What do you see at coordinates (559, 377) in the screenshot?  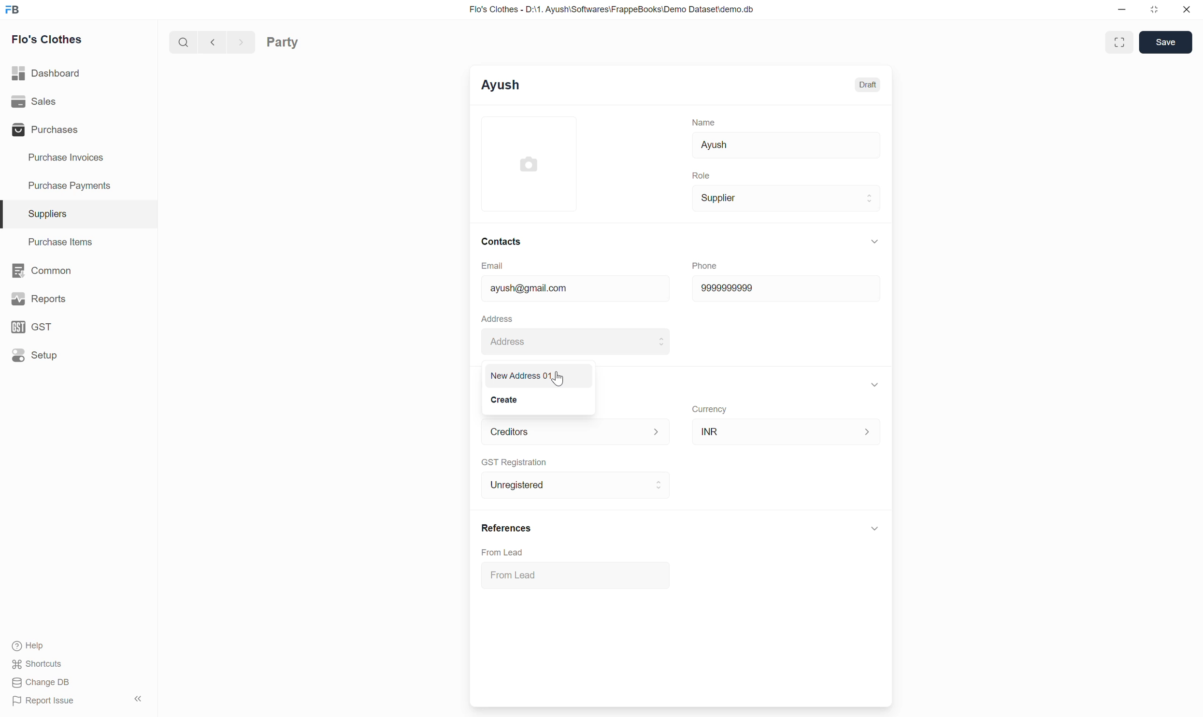 I see `Cursor` at bounding box center [559, 377].